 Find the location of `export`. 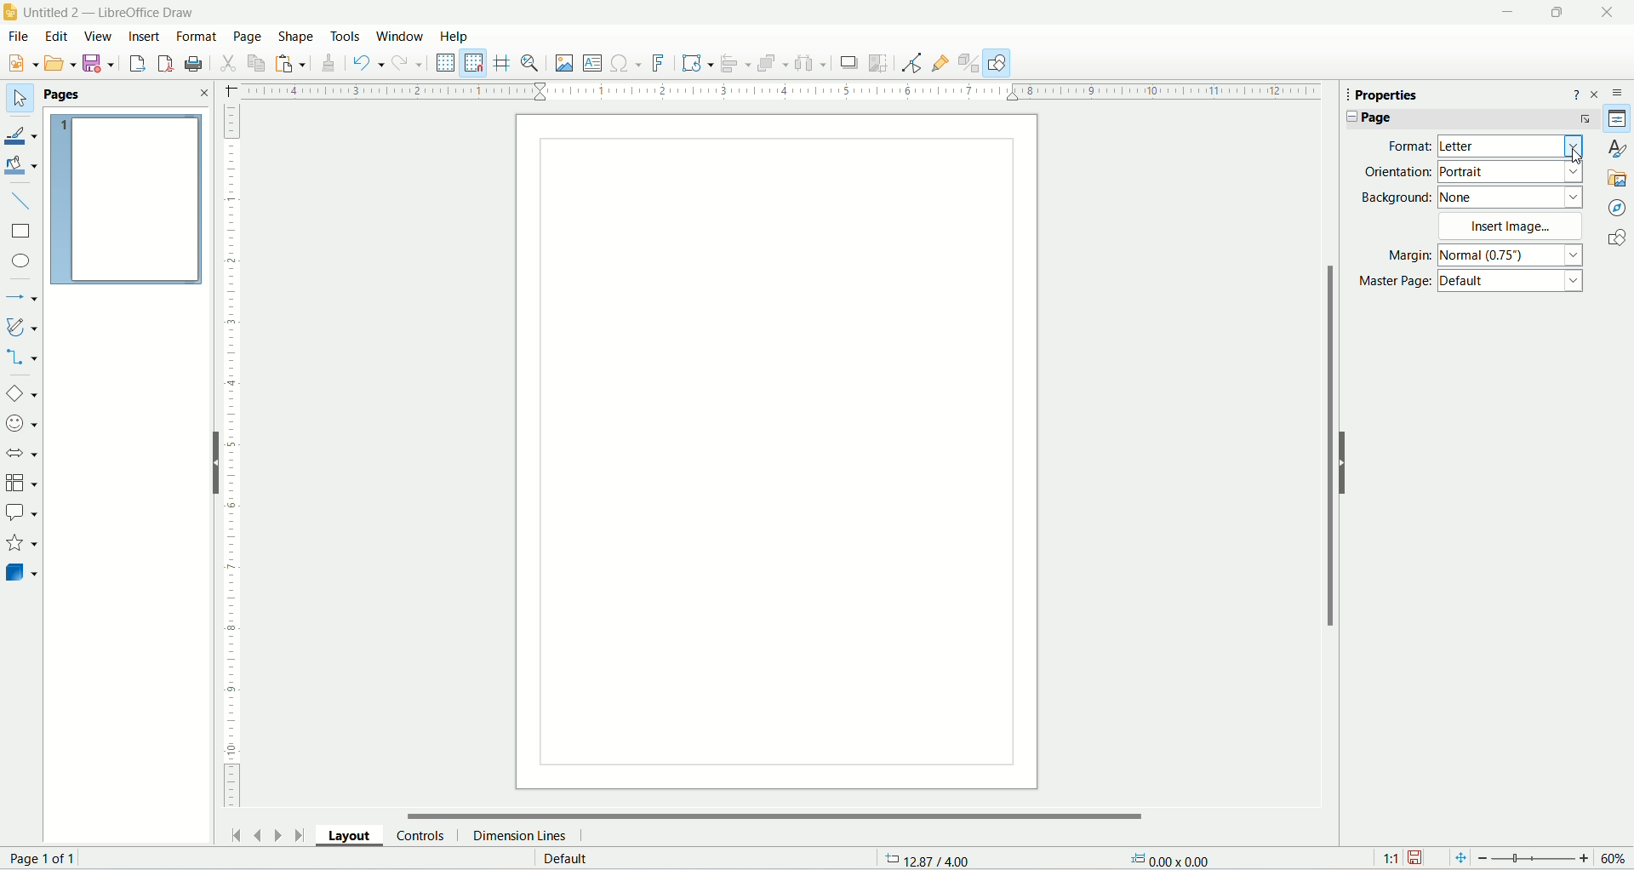

export is located at coordinates (136, 64).